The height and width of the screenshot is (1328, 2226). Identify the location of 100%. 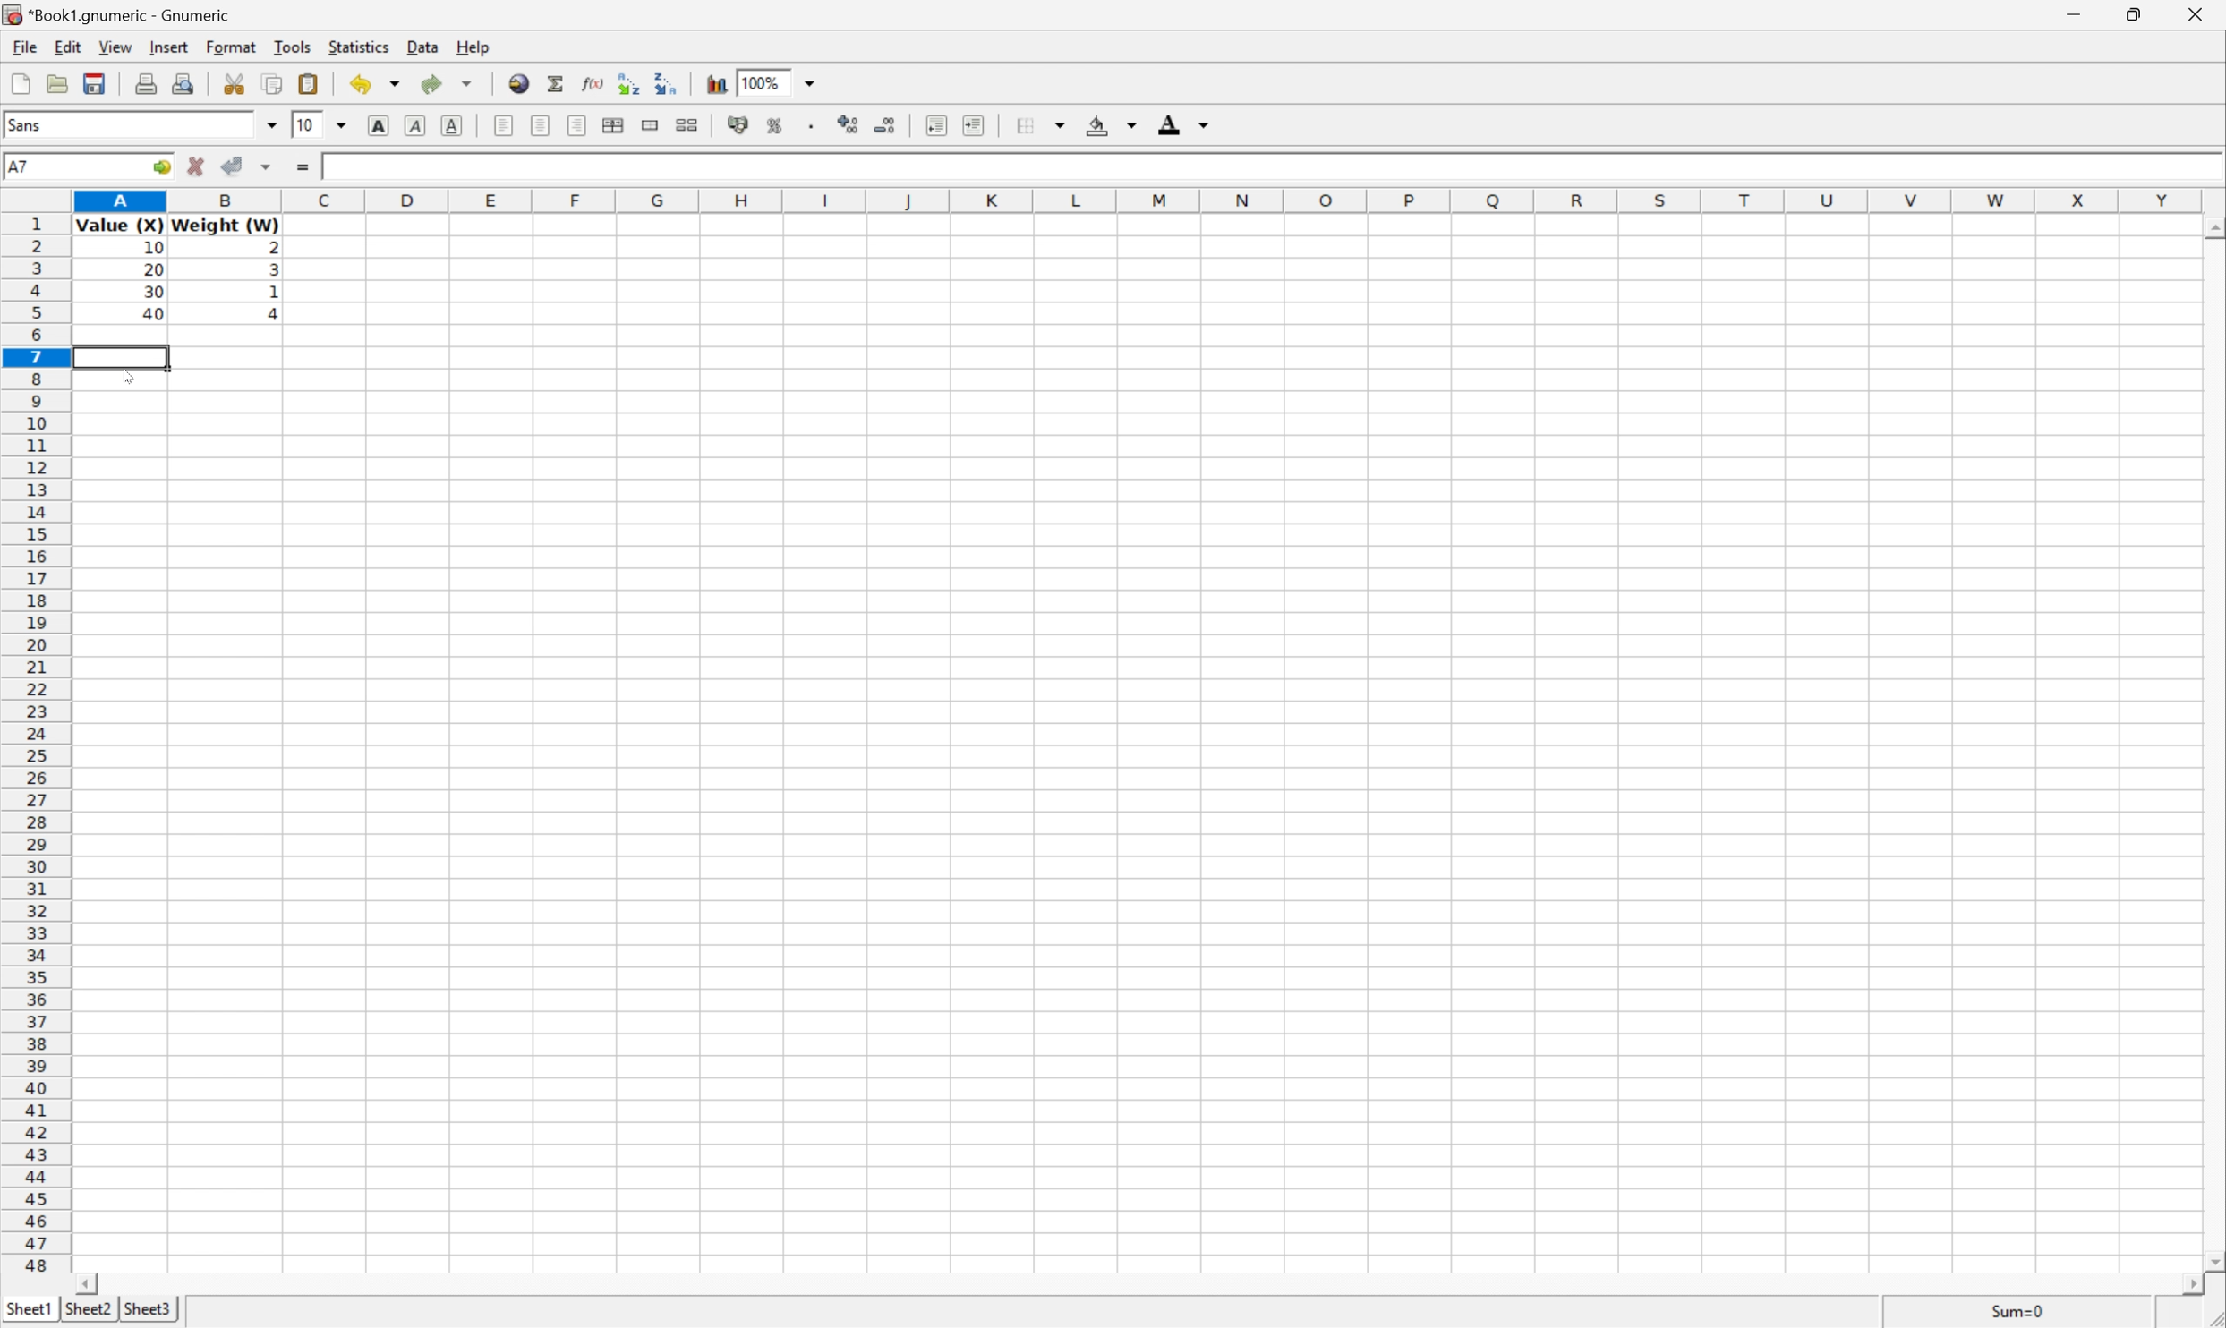
(761, 81).